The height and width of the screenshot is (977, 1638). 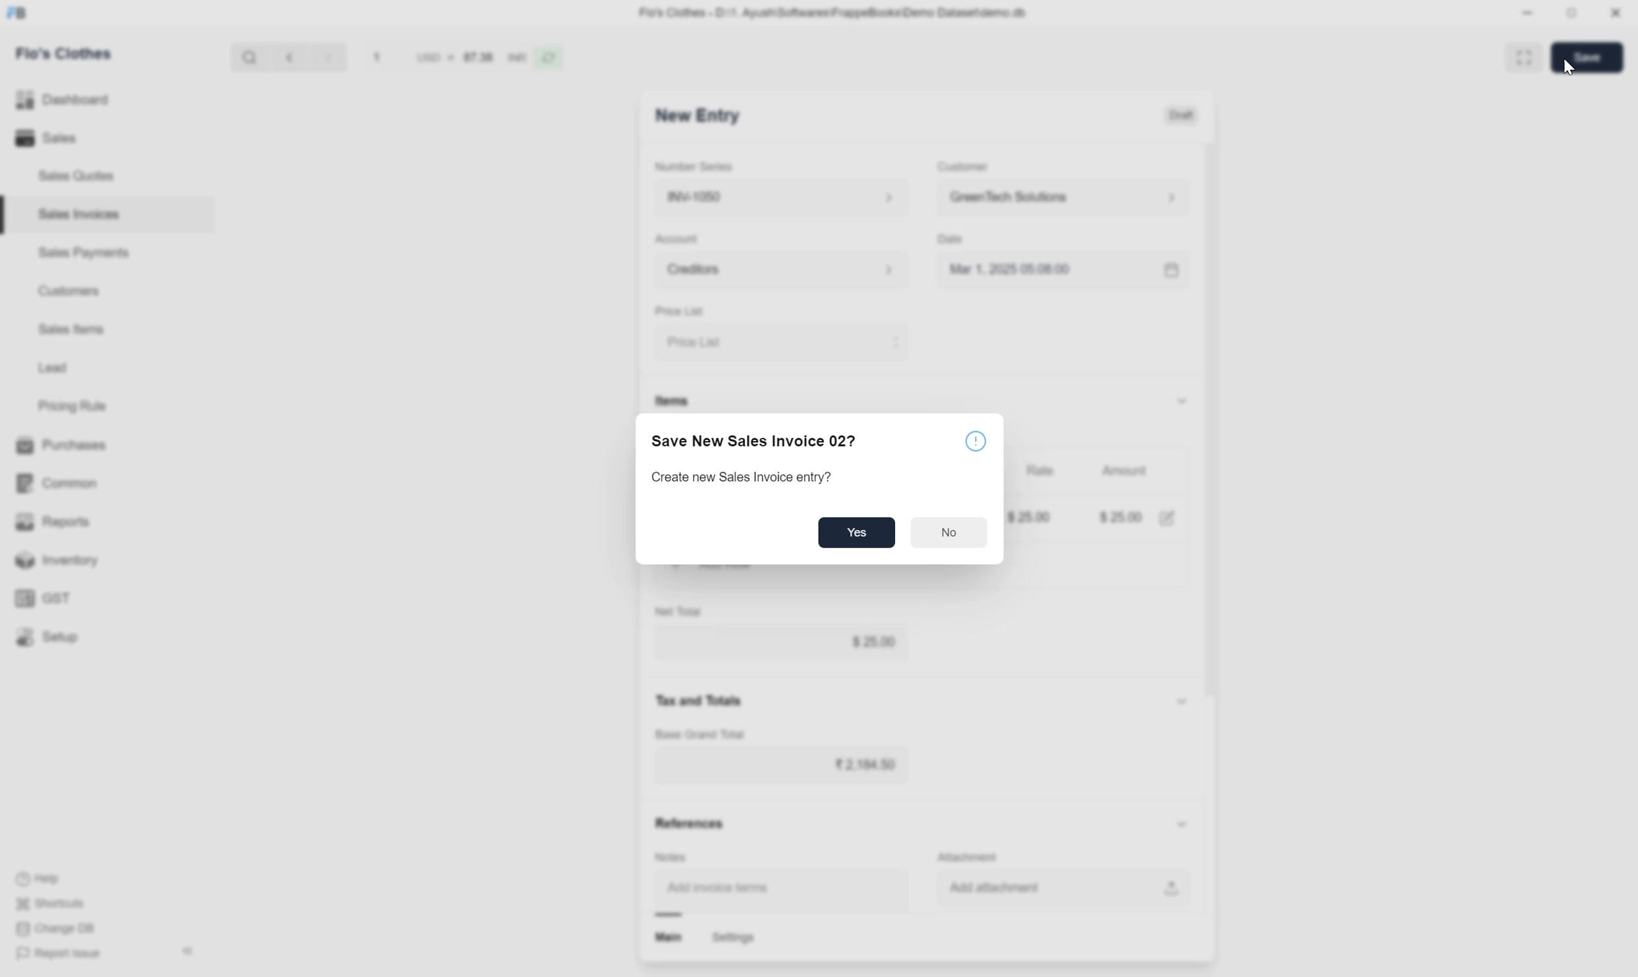 What do you see at coordinates (63, 903) in the screenshot?
I see `shortcuts ` at bounding box center [63, 903].